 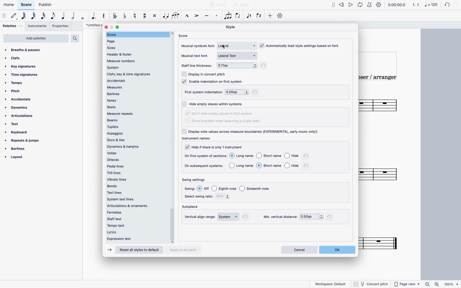 I want to click on breaths & pauses, so click(x=26, y=49).